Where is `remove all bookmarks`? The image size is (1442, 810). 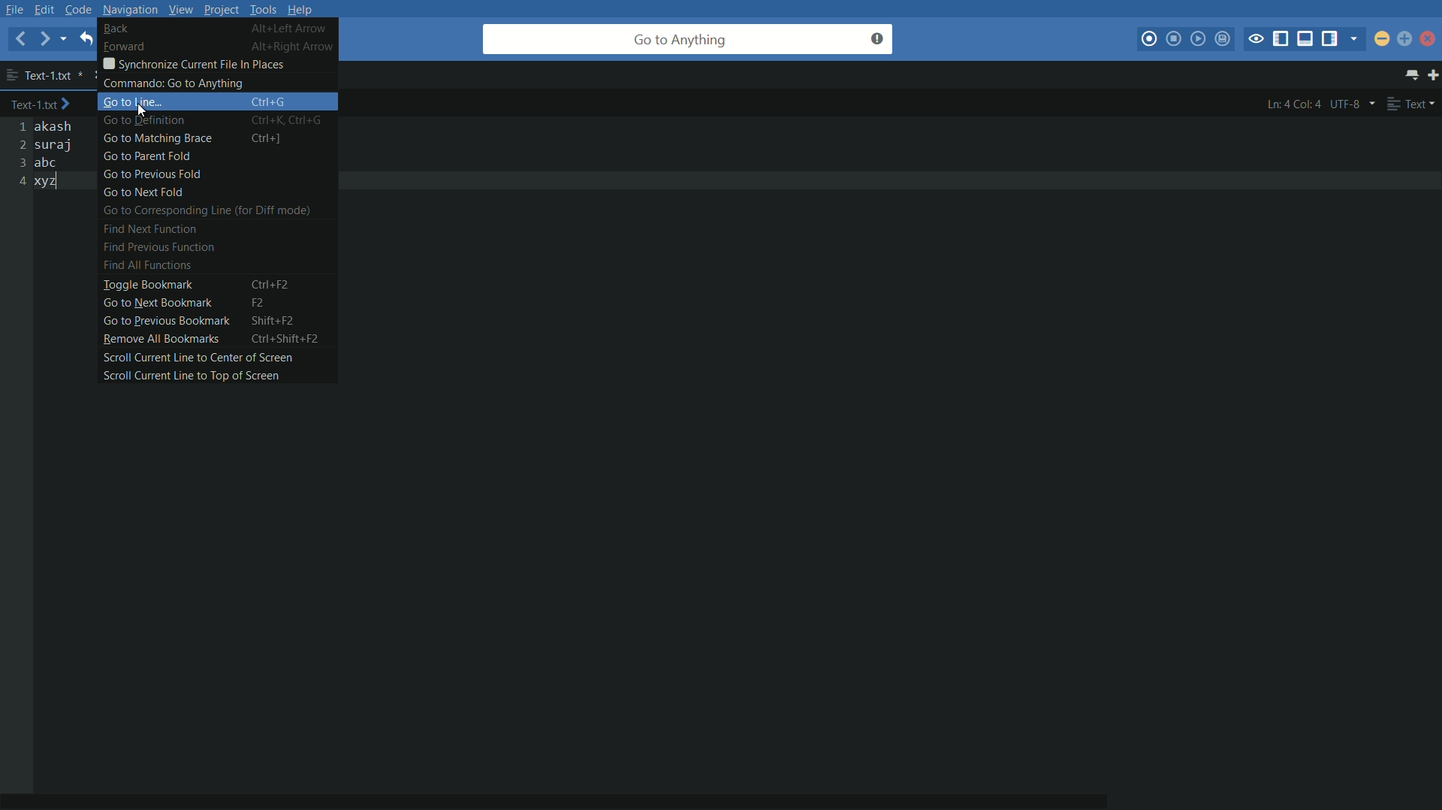 remove all bookmarks is located at coordinates (156, 339).